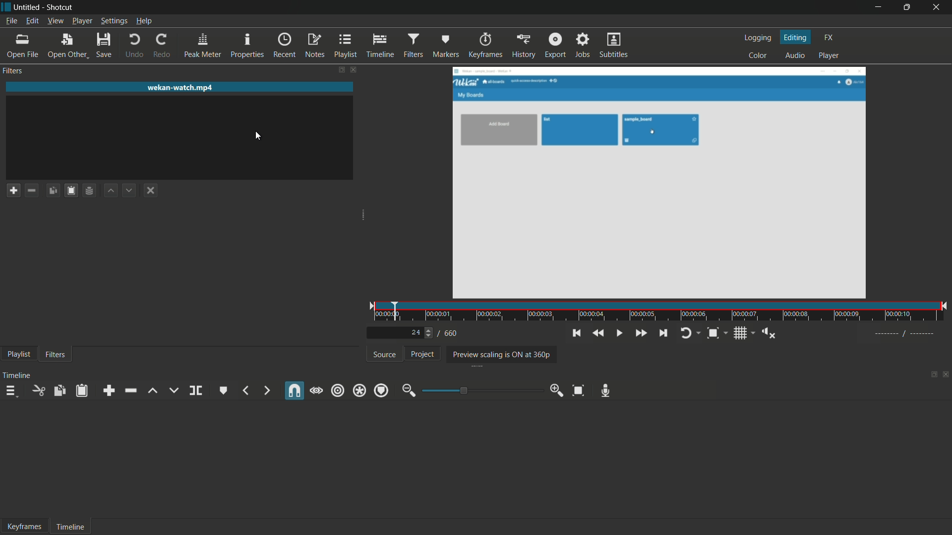 The width and height of the screenshot is (952, 535). What do you see at coordinates (10, 20) in the screenshot?
I see `file menu` at bounding box center [10, 20].